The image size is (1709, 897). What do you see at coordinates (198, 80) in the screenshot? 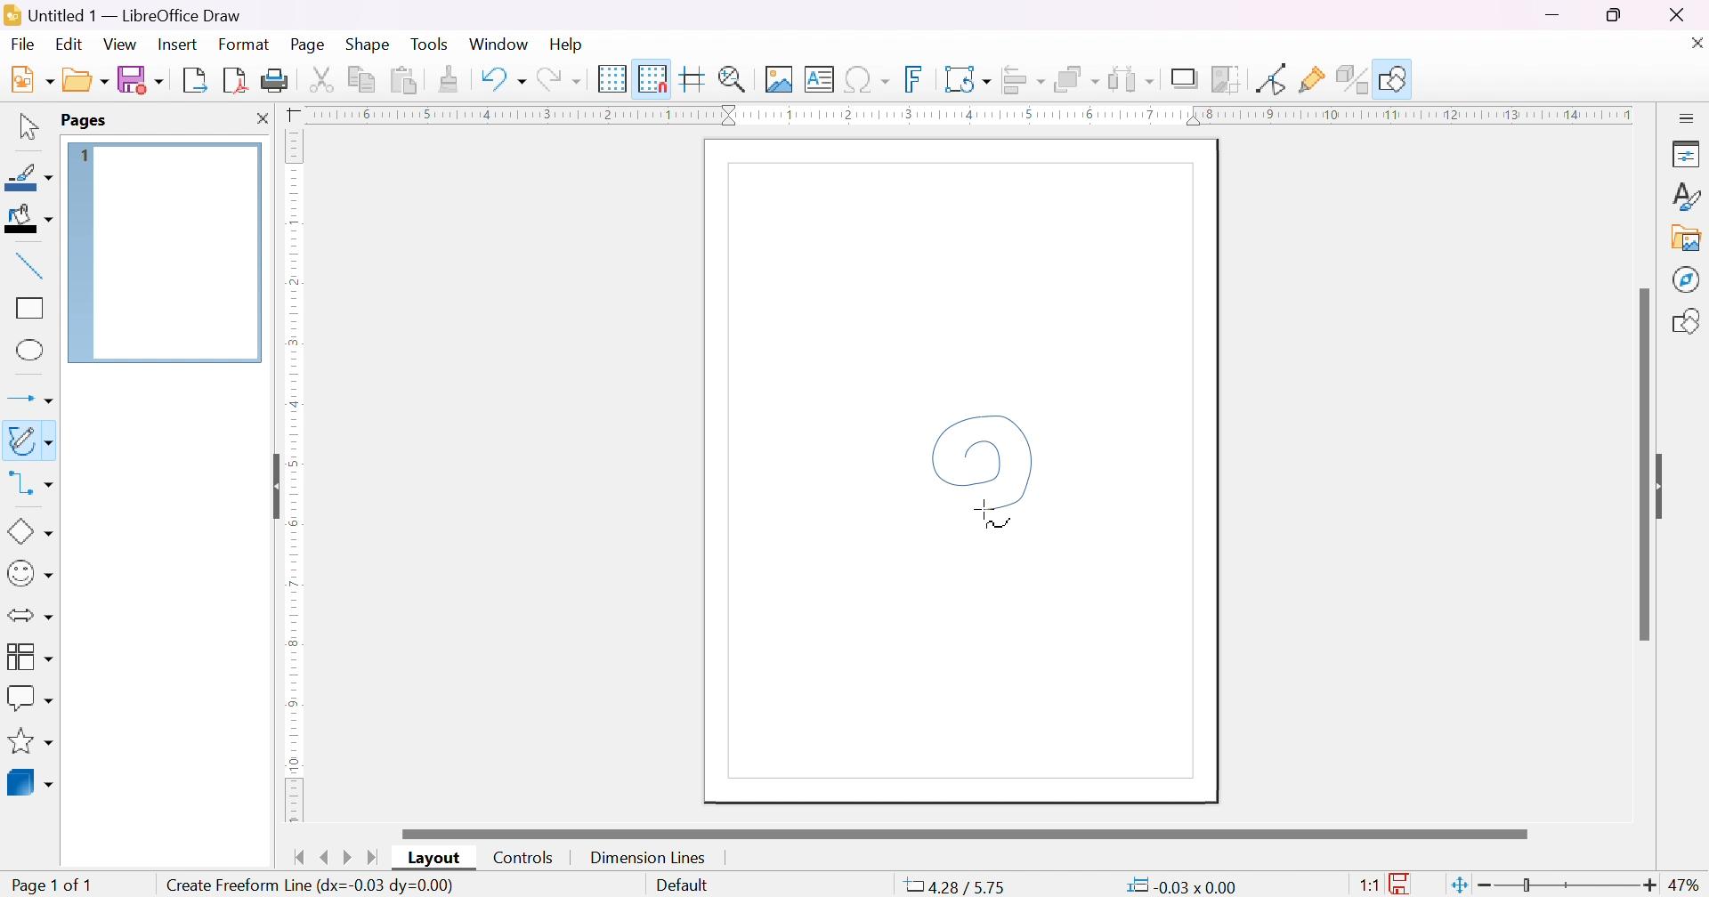
I see `export` at bounding box center [198, 80].